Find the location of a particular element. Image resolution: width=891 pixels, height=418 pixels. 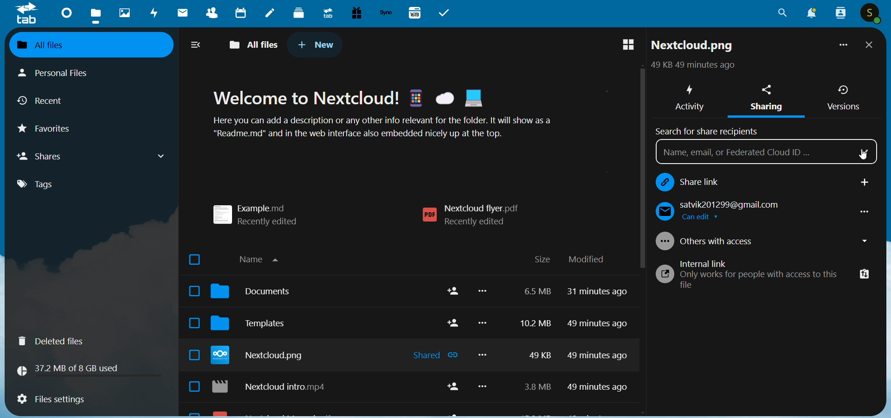

versions is located at coordinates (843, 98).